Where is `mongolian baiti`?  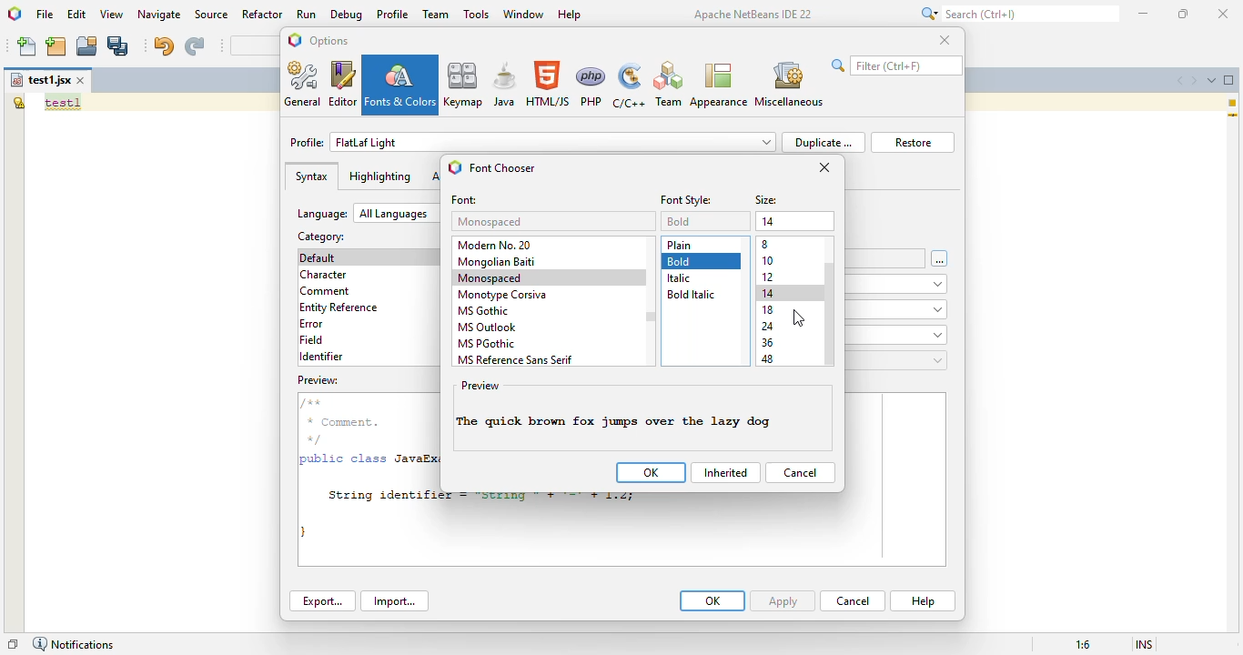 mongolian baiti is located at coordinates (497, 262).